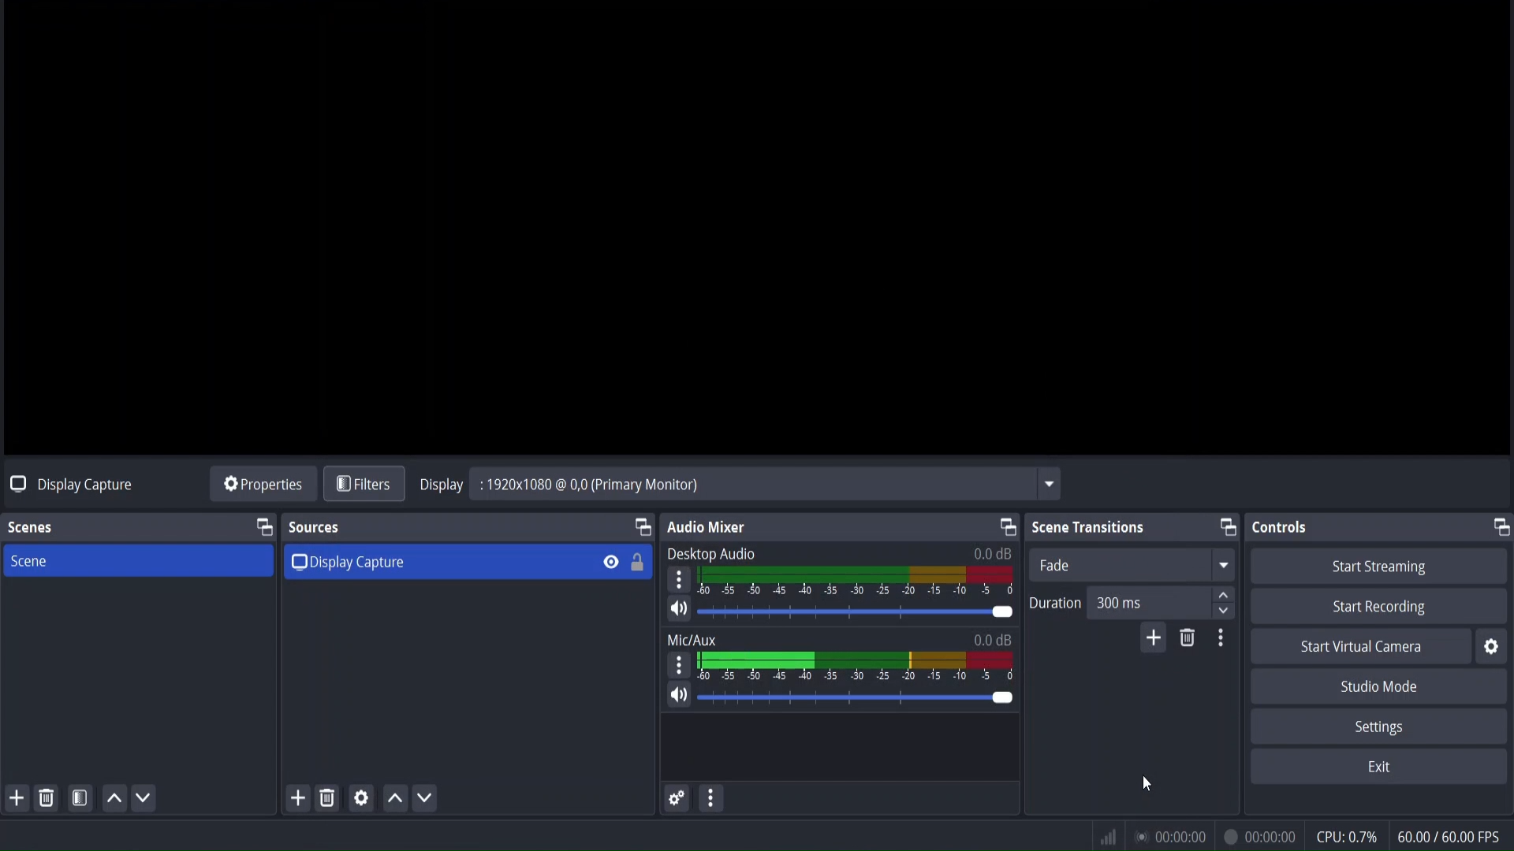 This screenshot has width=1514, height=851. What do you see at coordinates (31, 528) in the screenshot?
I see `scenes` at bounding box center [31, 528].